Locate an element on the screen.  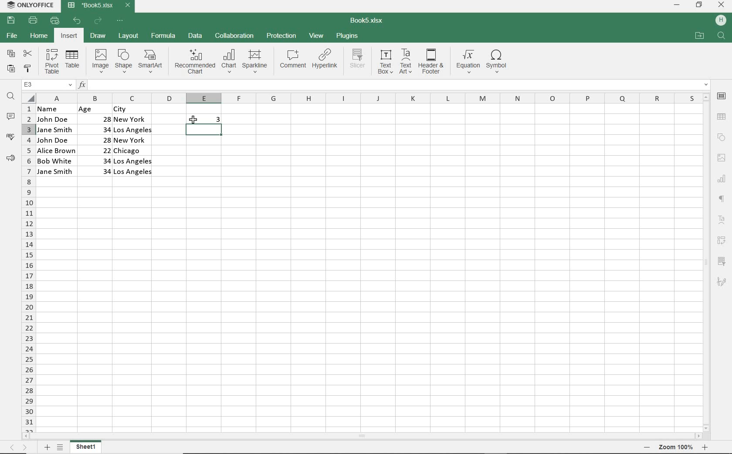
SYSTEM NAME is located at coordinates (31, 5).